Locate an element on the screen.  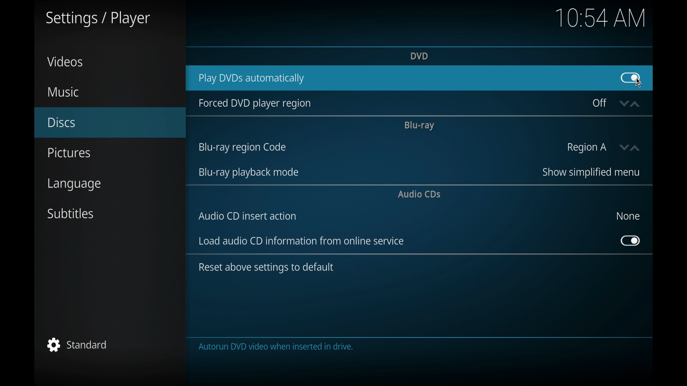
DVD and blu-ray settings is located at coordinates (340, 347).